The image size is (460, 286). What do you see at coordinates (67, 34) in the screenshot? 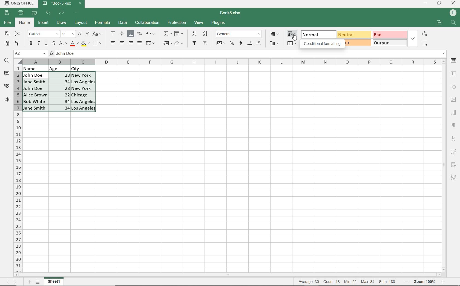
I see `FONT SIZE` at bounding box center [67, 34].